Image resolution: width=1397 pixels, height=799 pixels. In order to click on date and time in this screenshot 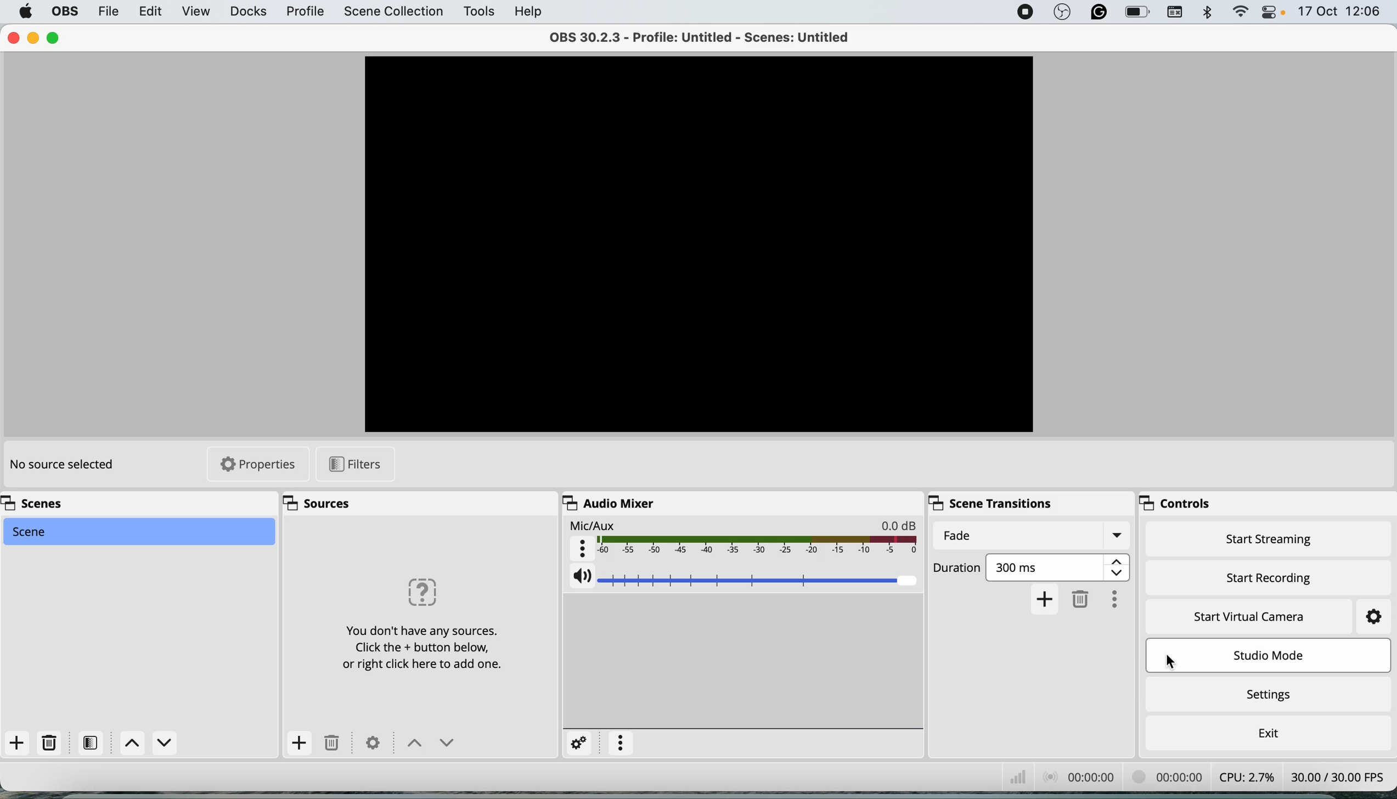, I will do `click(1340, 14)`.